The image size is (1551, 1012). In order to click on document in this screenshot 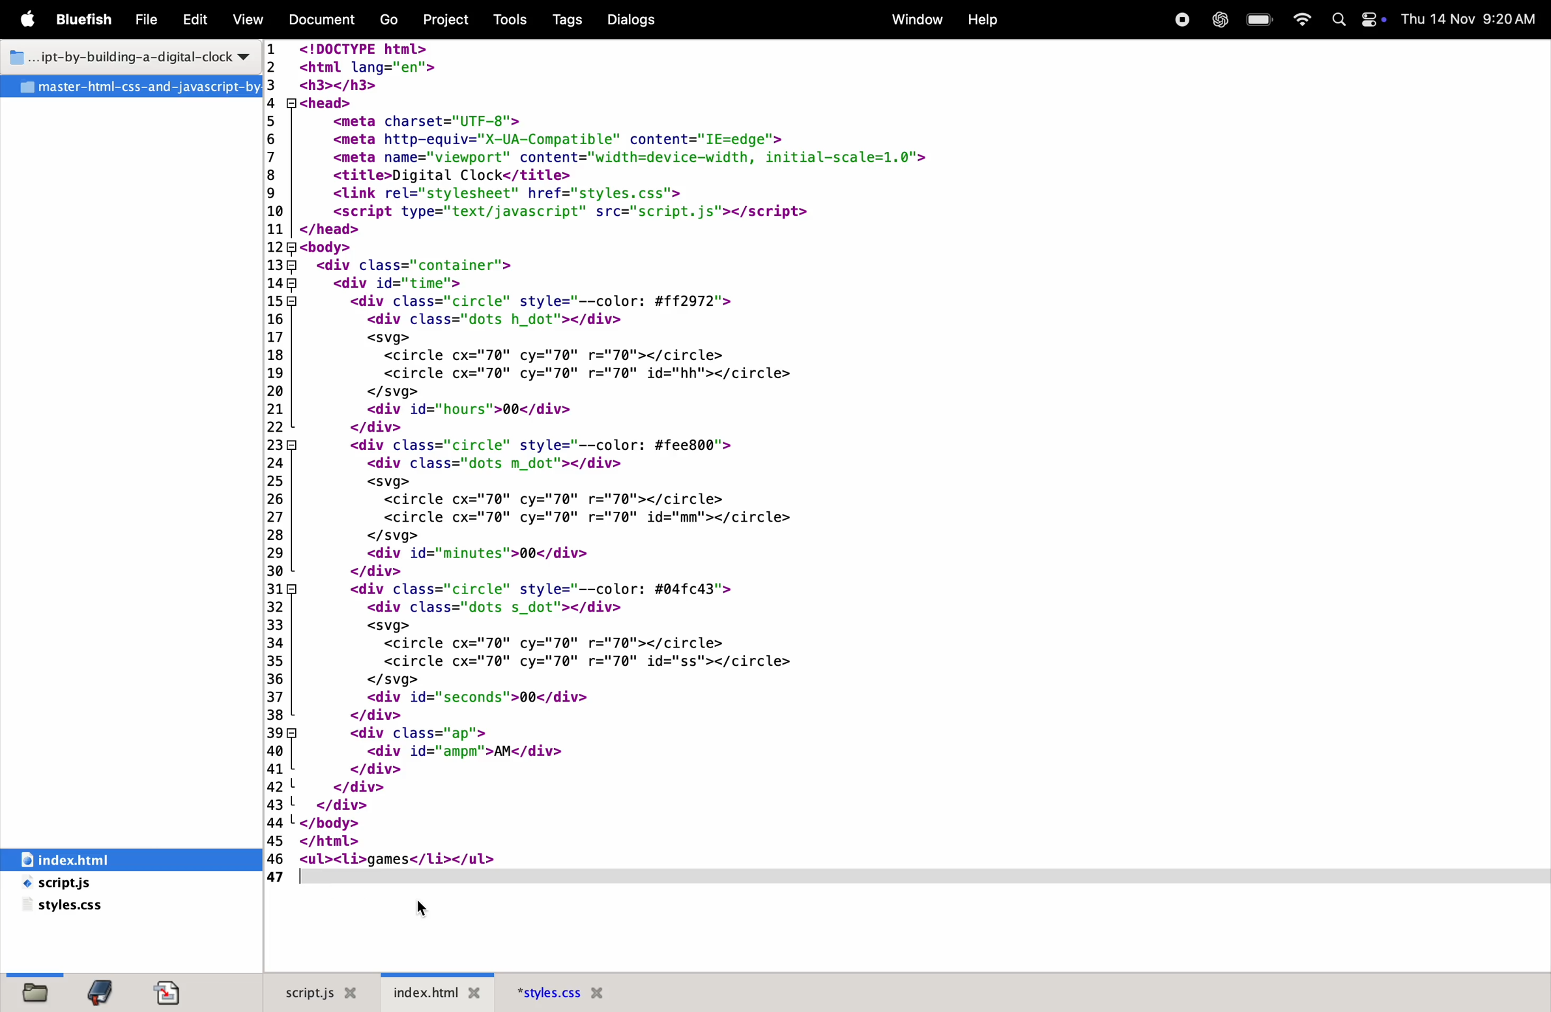, I will do `click(172, 992)`.